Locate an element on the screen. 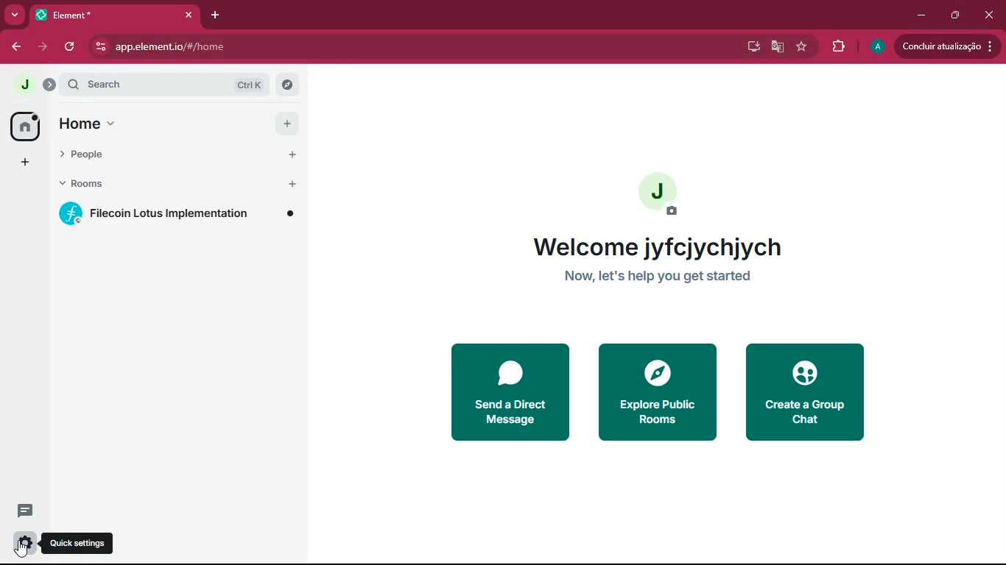 The height and width of the screenshot is (565, 1006). profile picture is located at coordinates (24, 85).